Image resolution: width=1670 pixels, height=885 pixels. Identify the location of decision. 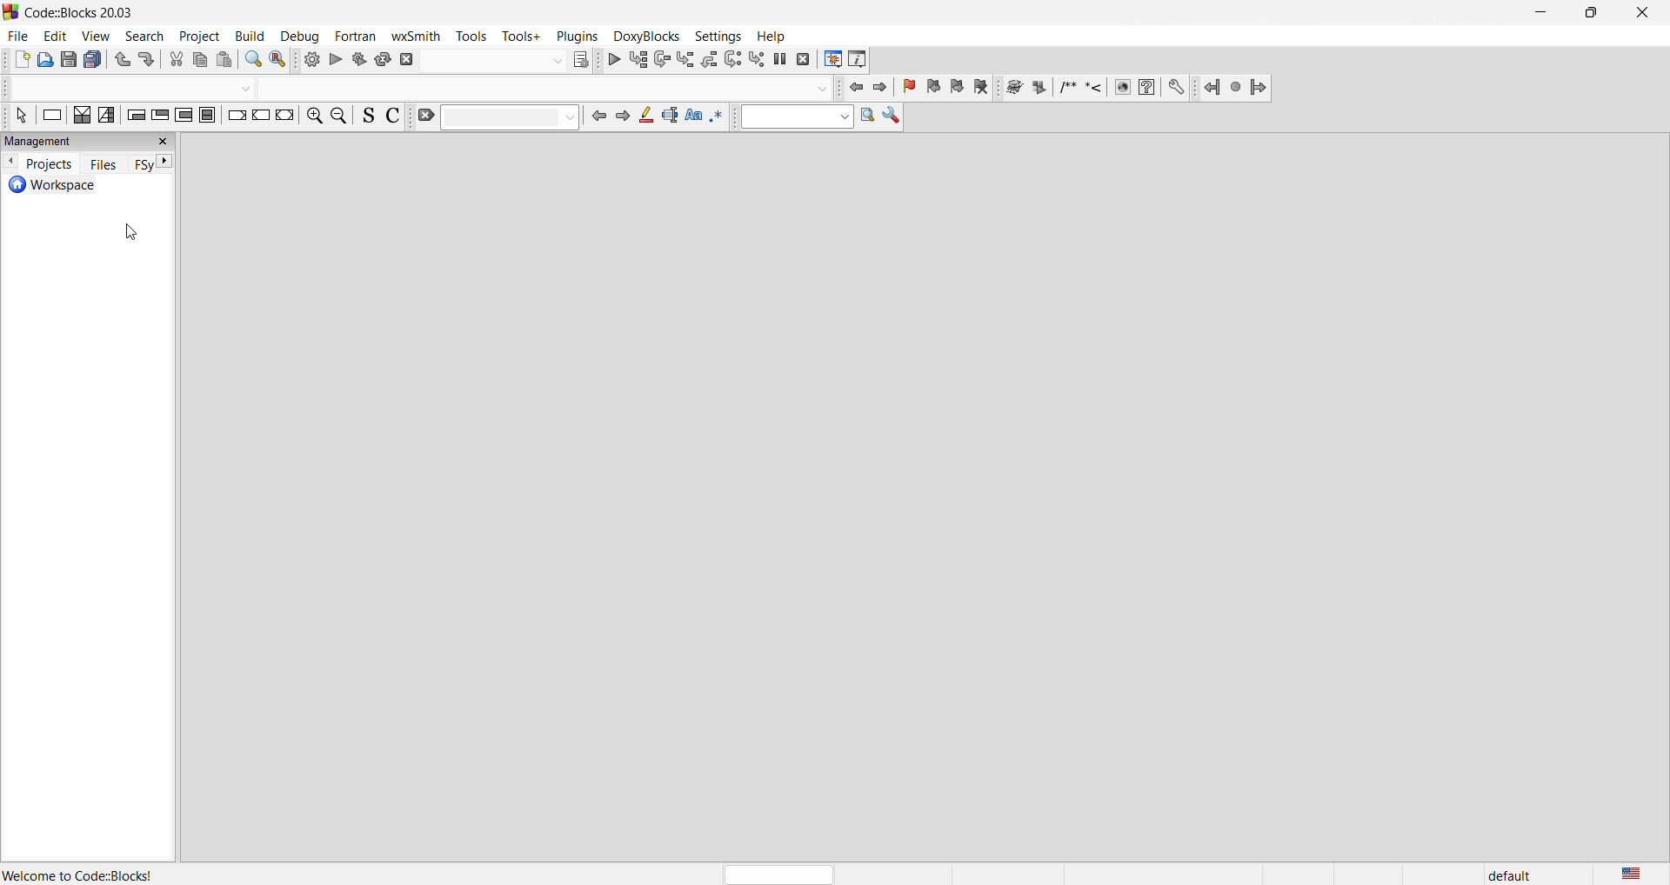
(108, 116).